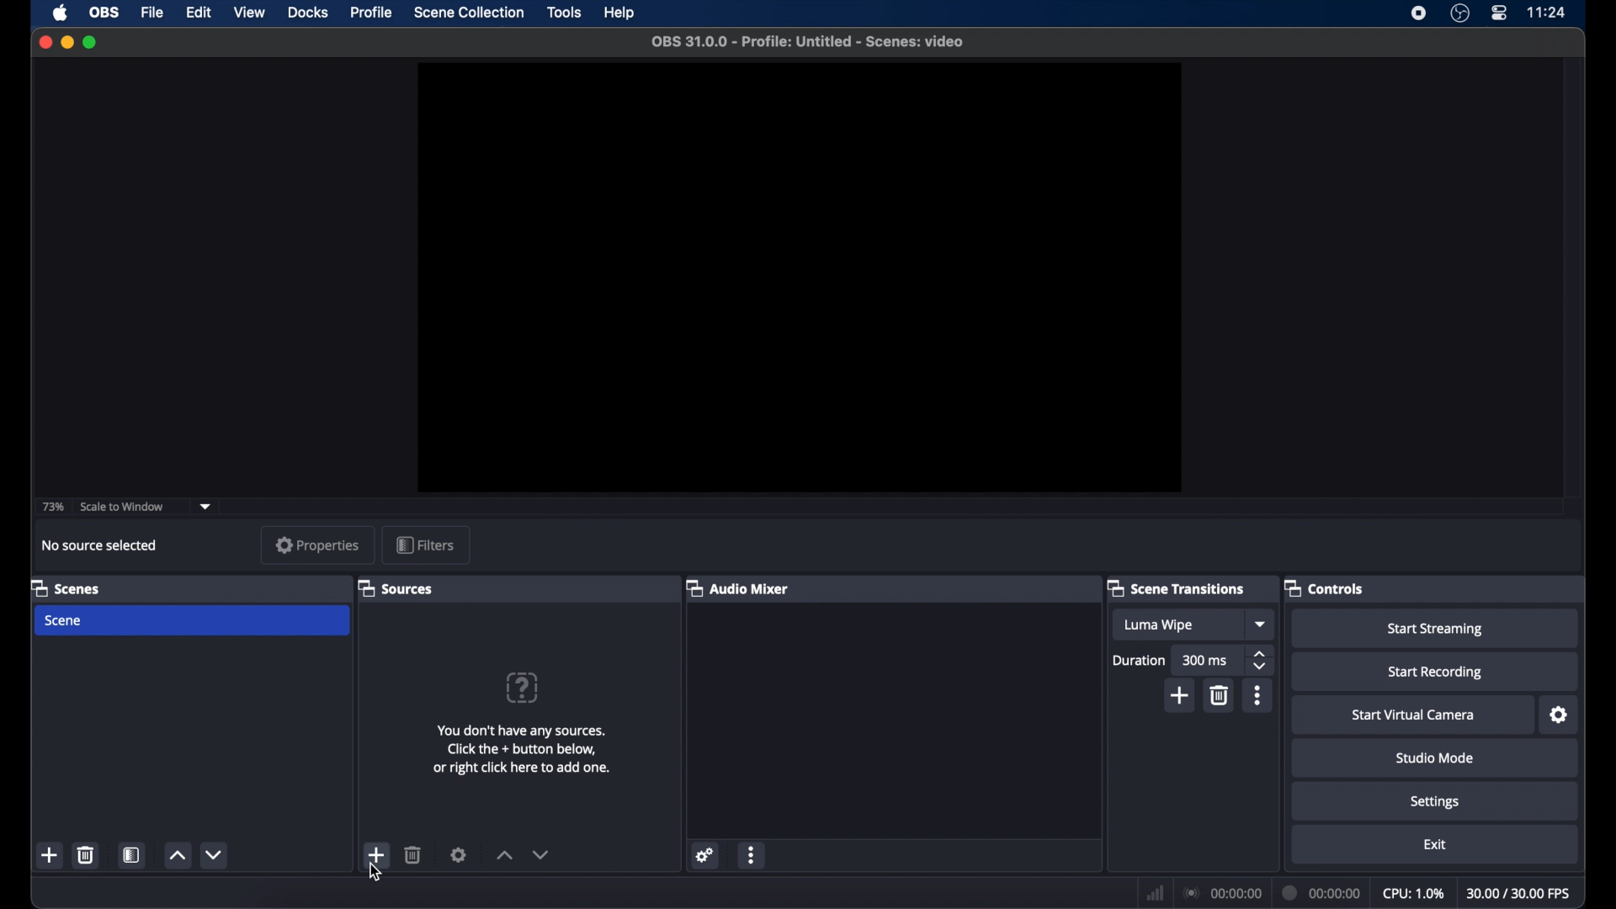  I want to click on start virtual camera, so click(1412, 715).